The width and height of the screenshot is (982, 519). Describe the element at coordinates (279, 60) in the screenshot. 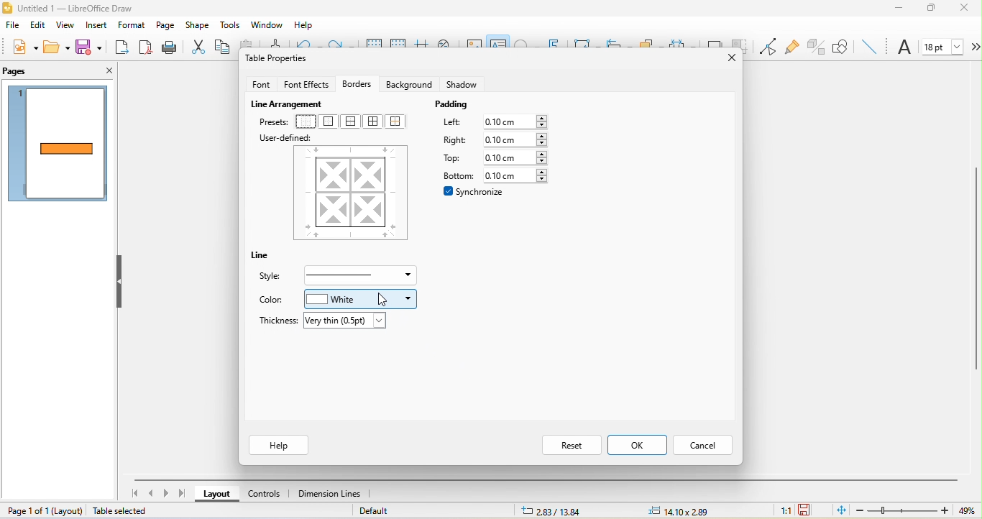

I see `table properties` at that location.